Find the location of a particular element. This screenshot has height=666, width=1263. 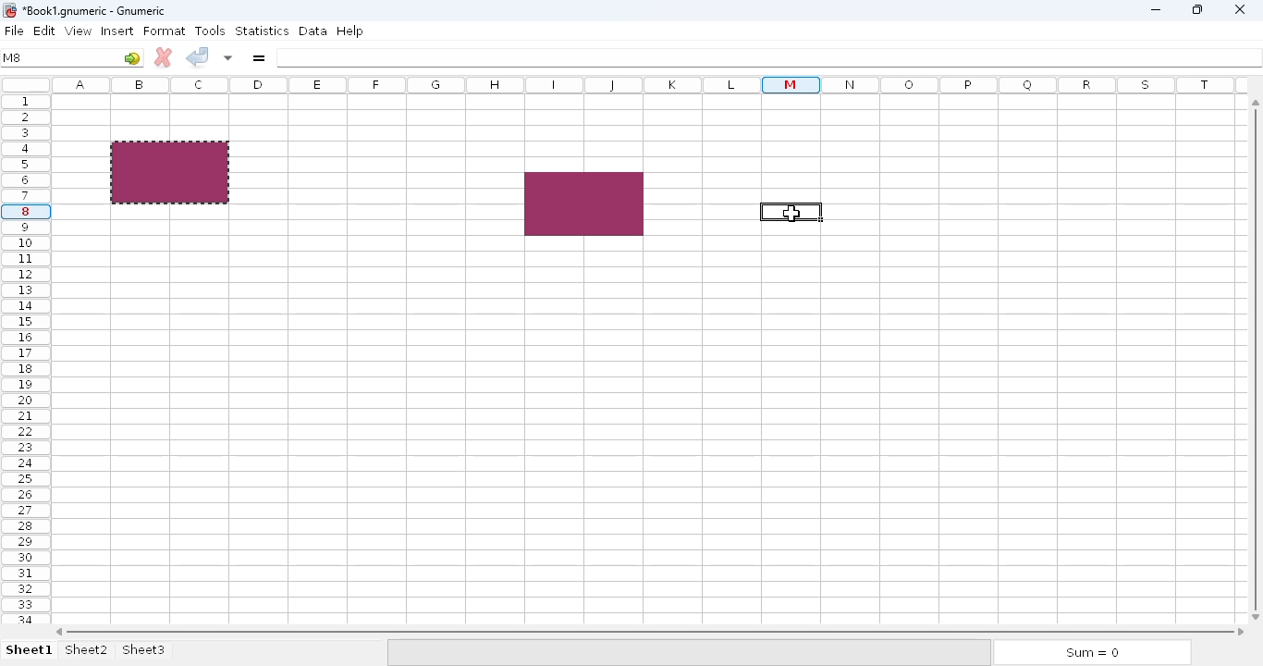

formula bar is located at coordinates (769, 56).